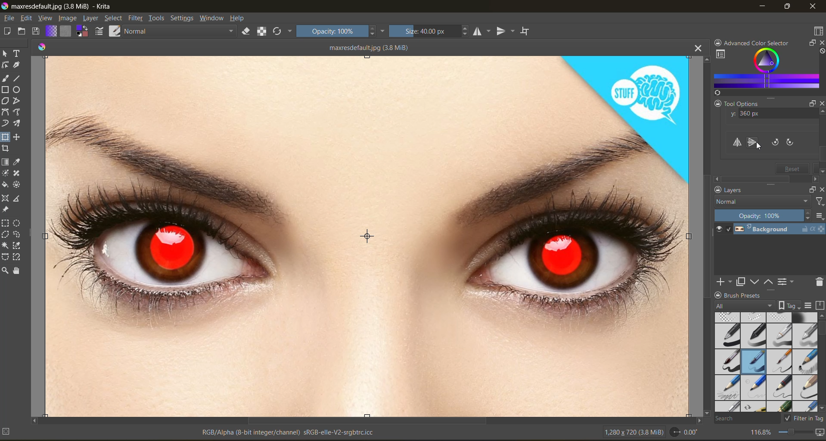 The width and height of the screenshot is (826, 441). What do you see at coordinates (819, 216) in the screenshot?
I see `options` at bounding box center [819, 216].